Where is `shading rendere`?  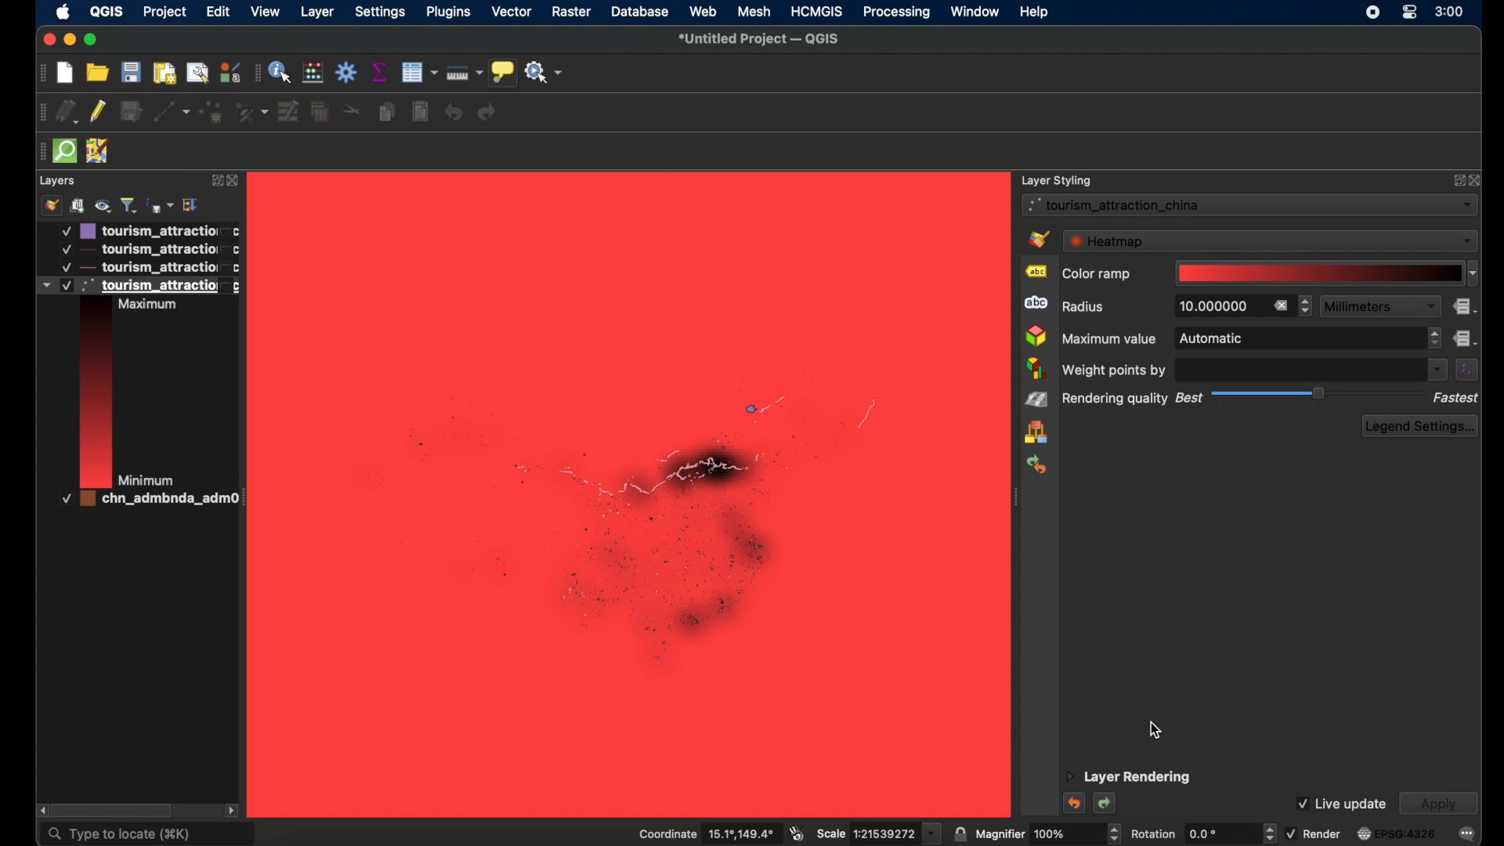 shading rendere is located at coordinates (1036, 401).